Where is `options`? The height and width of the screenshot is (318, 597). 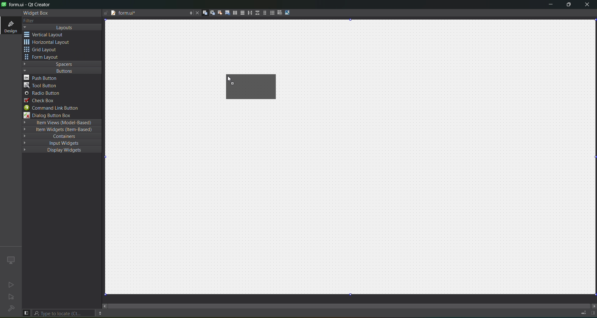 options is located at coordinates (100, 313).